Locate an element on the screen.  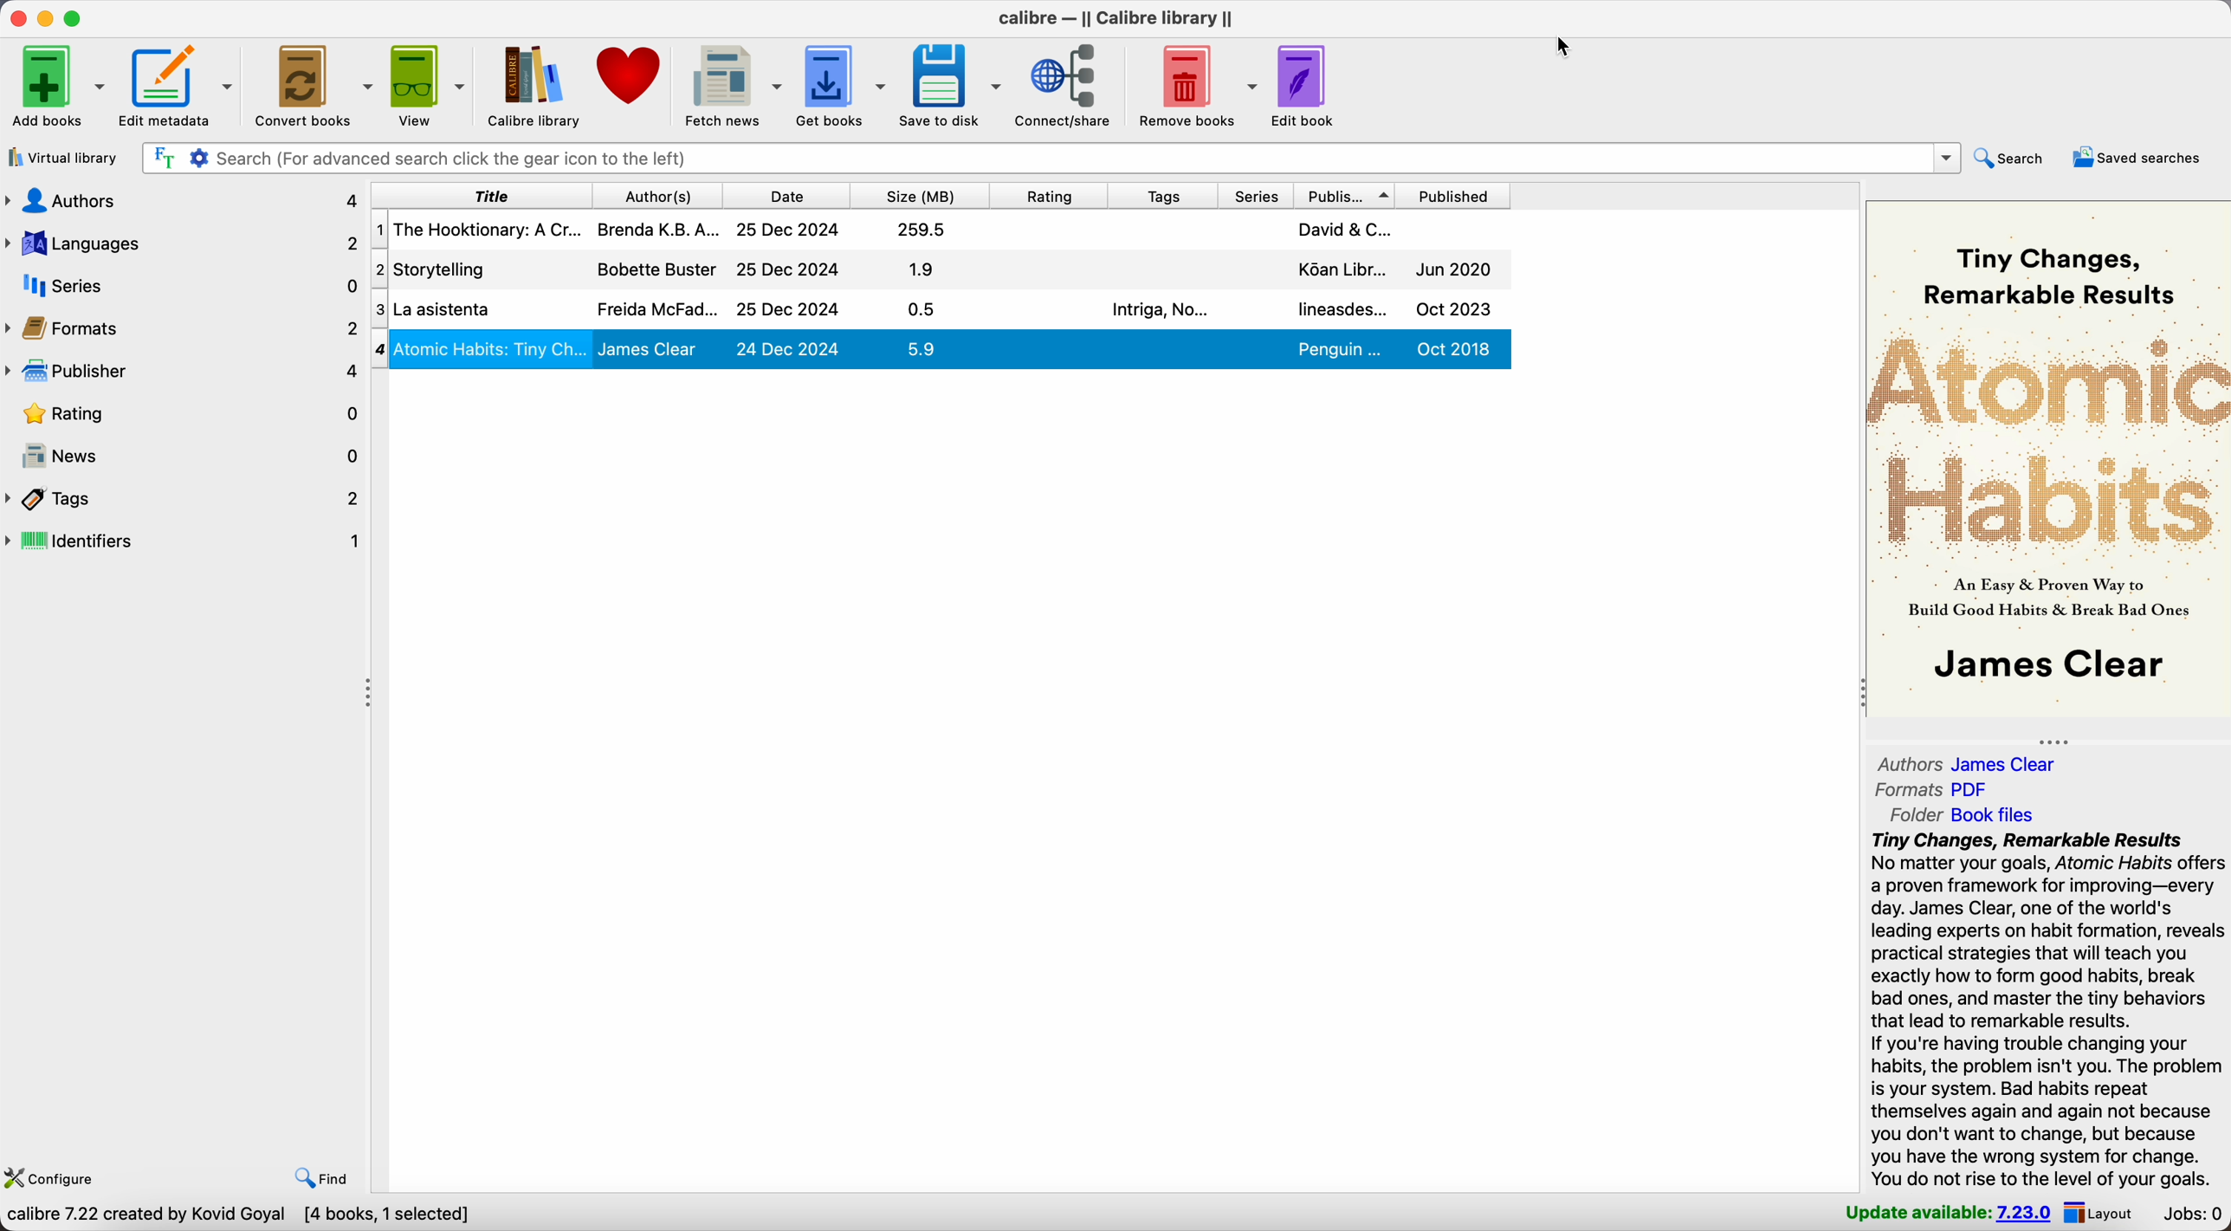
formats PDF is located at coordinates (1938, 790).